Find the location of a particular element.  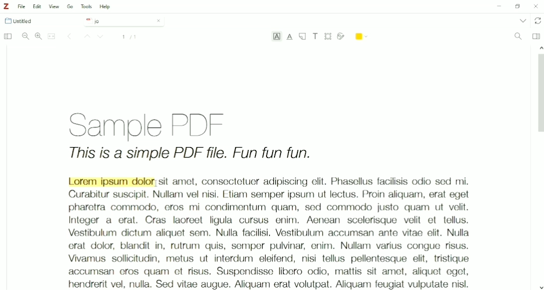

Highlight Text is located at coordinates (276, 37).